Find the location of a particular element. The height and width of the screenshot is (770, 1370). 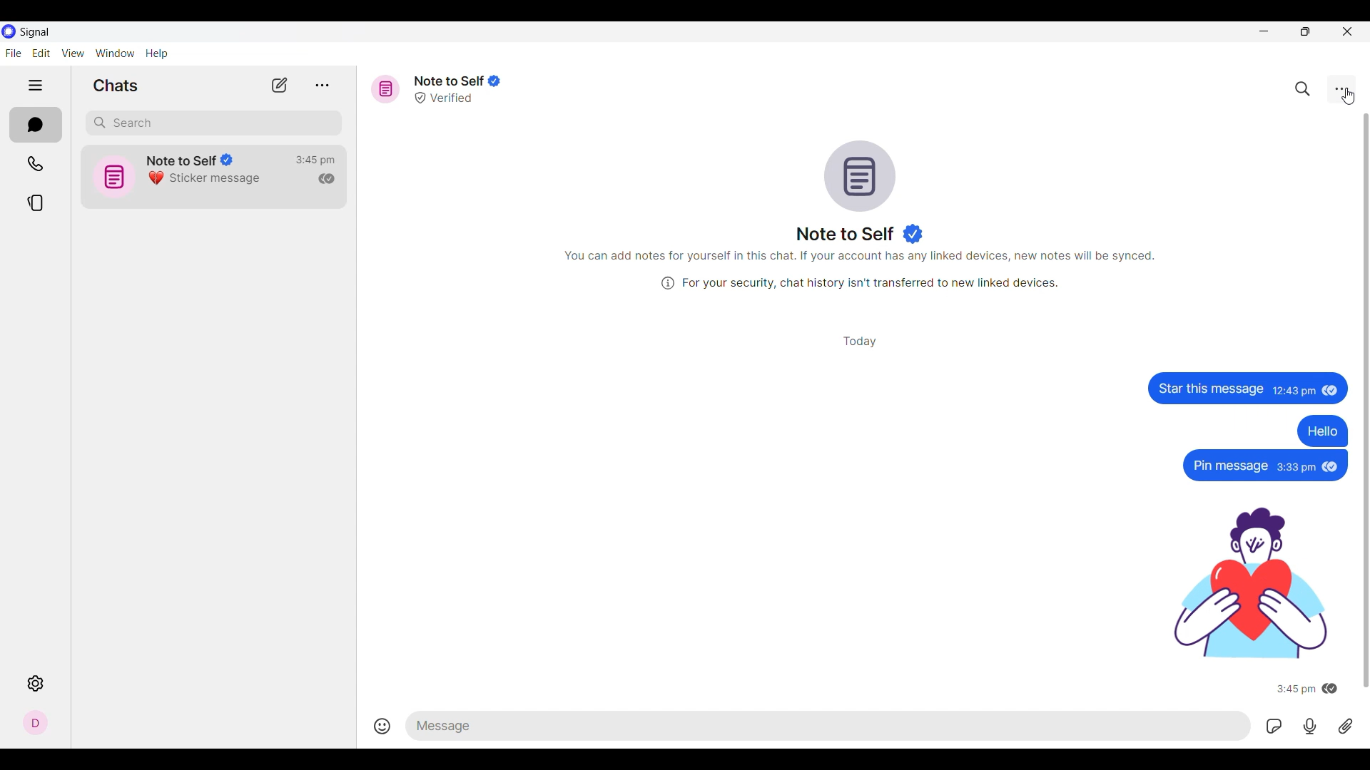

Star this message is located at coordinates (1212, 390).